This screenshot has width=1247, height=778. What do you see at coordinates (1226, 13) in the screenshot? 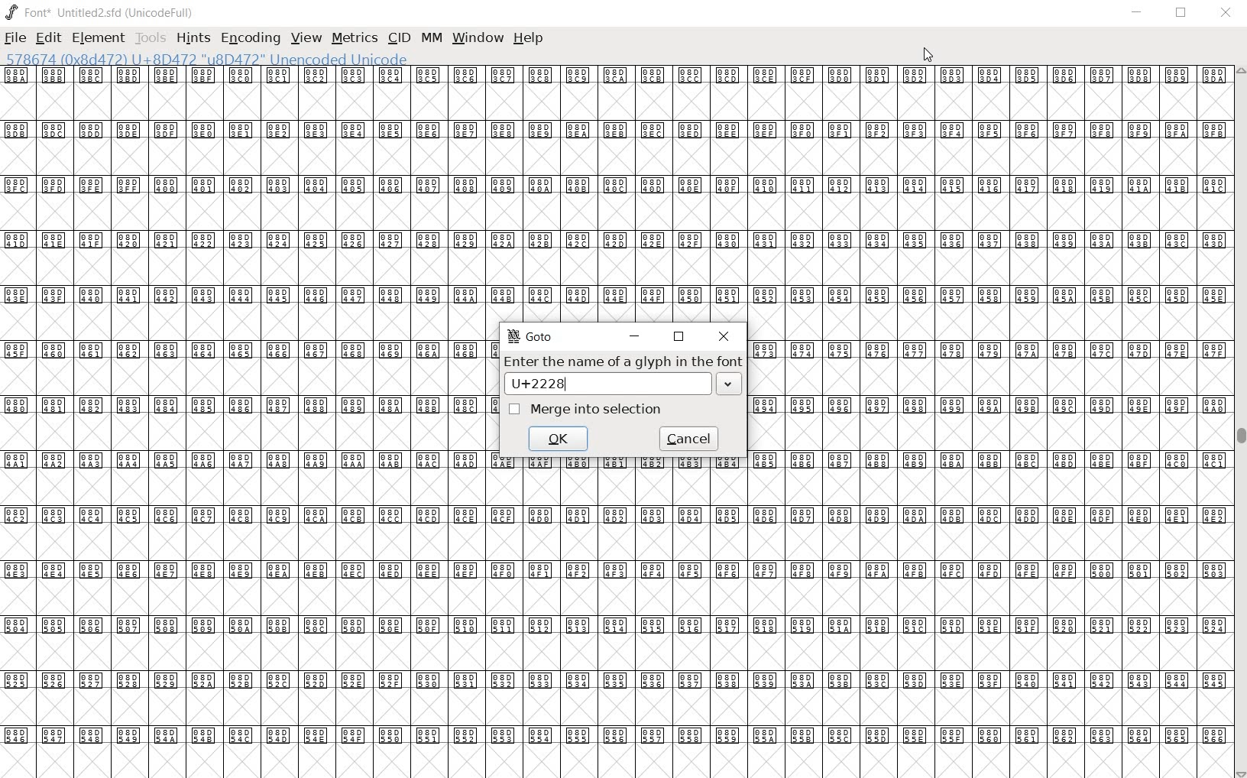
I see `close` at bounding box center [1226, 13].